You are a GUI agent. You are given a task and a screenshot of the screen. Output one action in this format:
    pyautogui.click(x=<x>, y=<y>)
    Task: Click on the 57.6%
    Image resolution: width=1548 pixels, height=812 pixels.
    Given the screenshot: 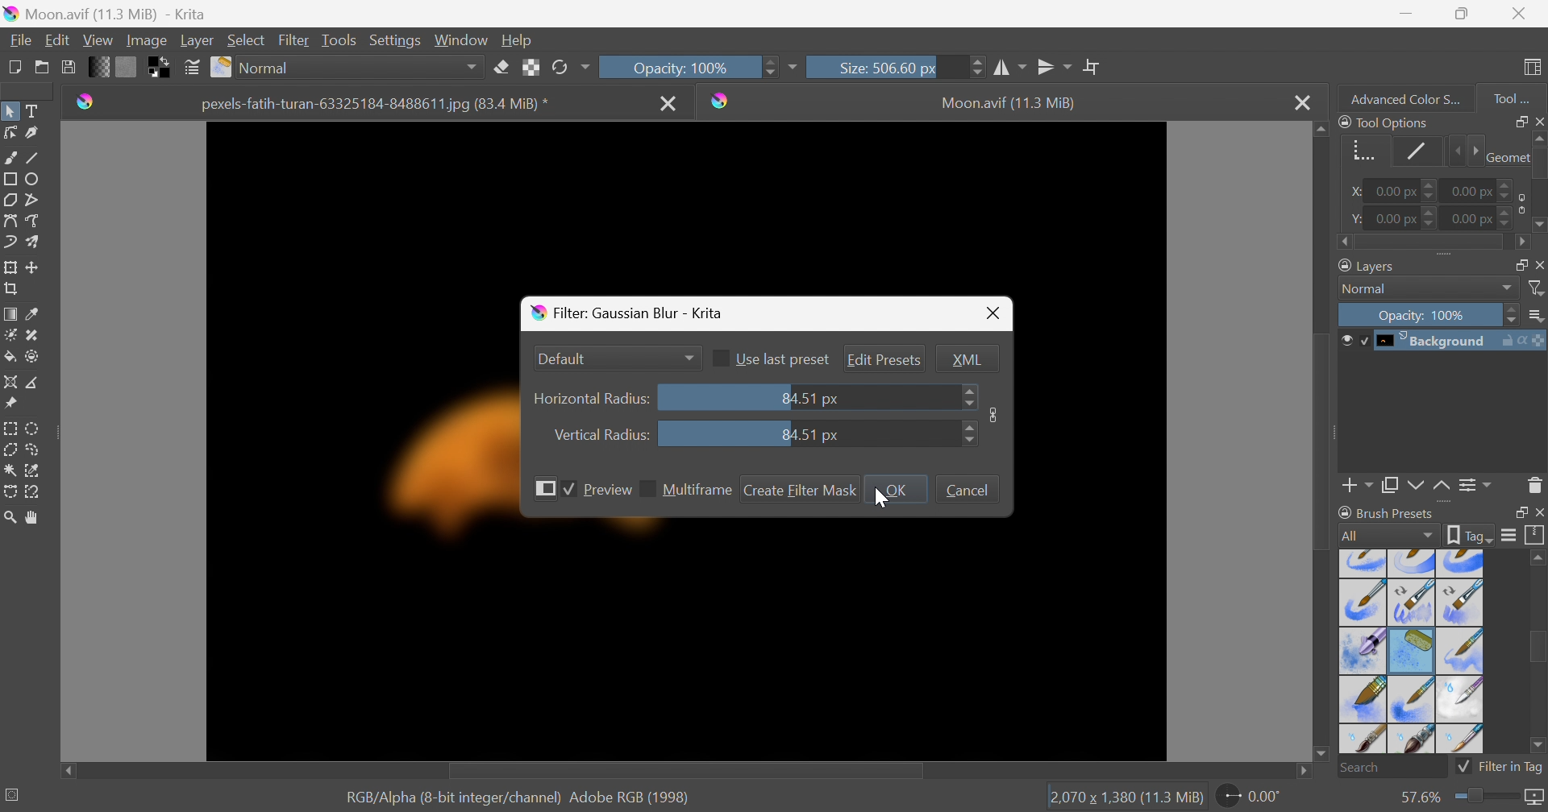 What is the action you would take?
    pyautogui.click(x=1417, y=797)
    